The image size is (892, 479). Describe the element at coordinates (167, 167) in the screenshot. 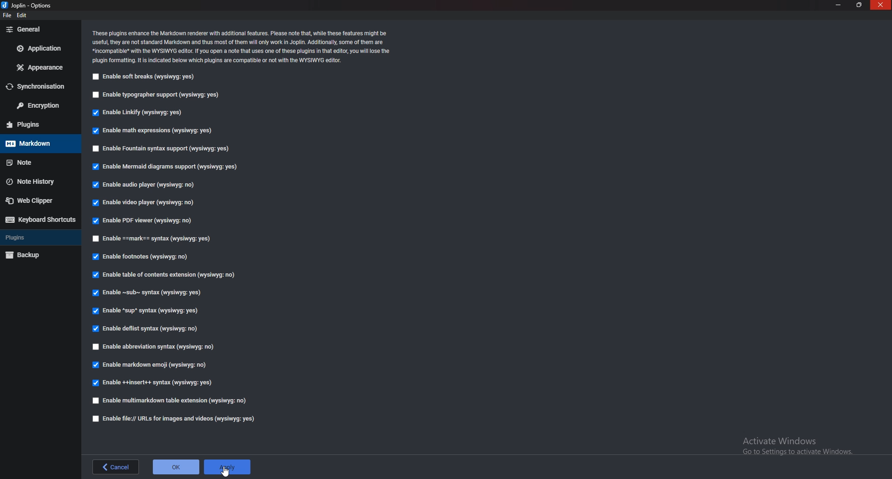

I see `Enable mermaid diagrams` at that location.